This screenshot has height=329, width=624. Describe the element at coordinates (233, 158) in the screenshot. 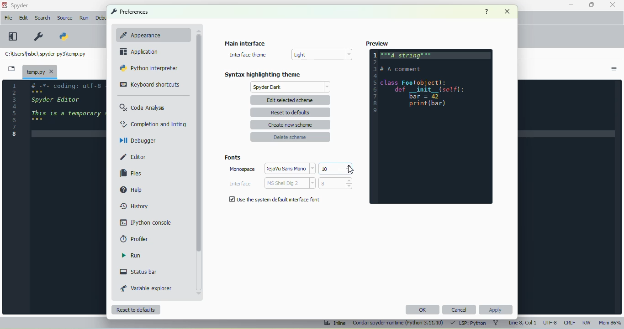

I see `fonts` at that location.